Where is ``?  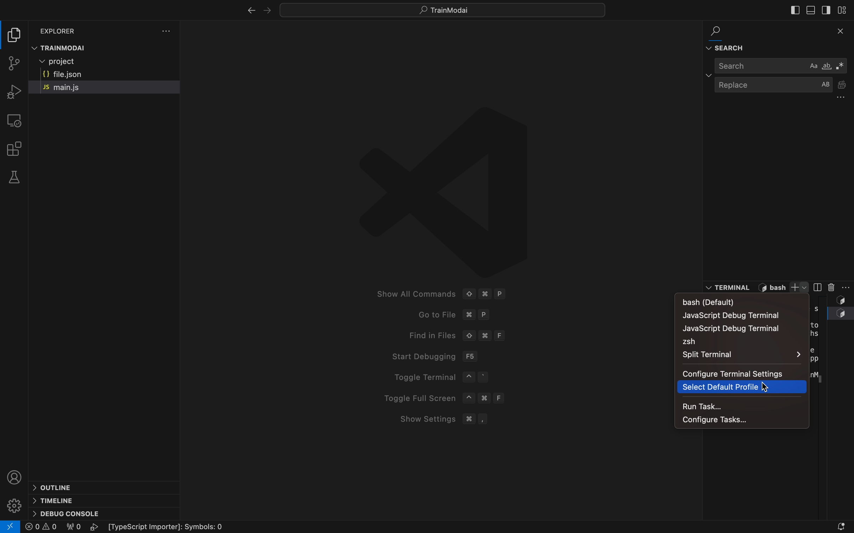  is located at coordinates (739, 315).